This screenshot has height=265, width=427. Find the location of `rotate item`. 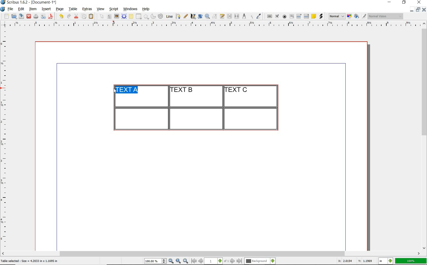

rotate item is located at coordinates (200, 16).